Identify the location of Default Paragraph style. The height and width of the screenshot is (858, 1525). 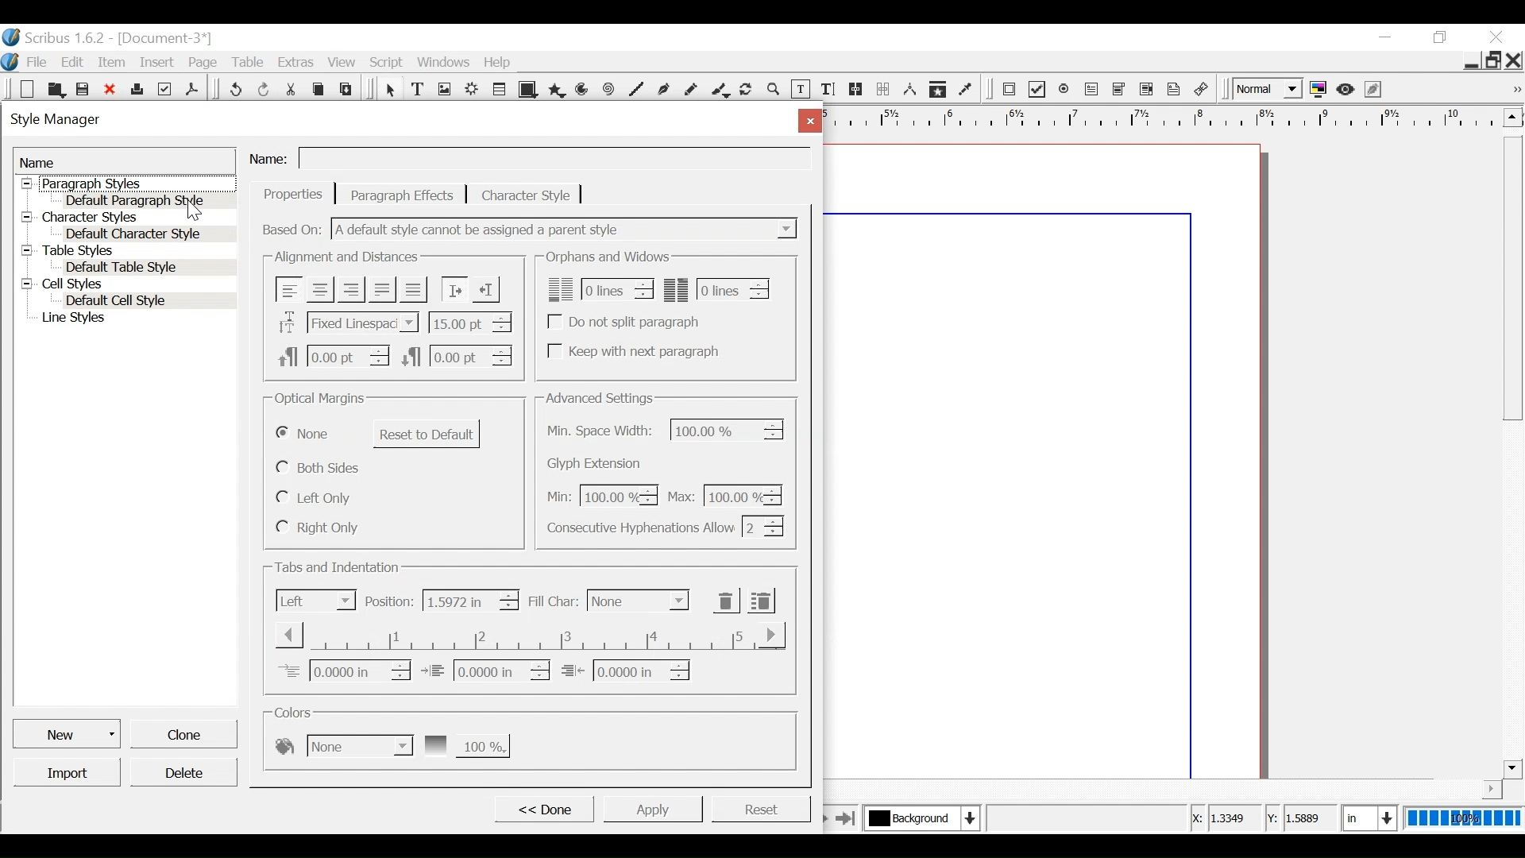
(149, 200).